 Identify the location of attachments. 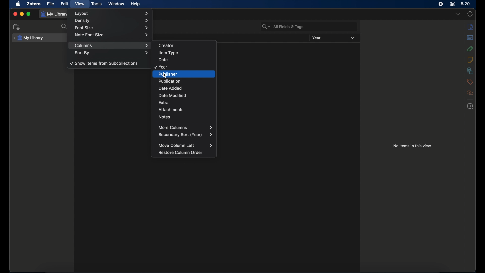
(187, 109).